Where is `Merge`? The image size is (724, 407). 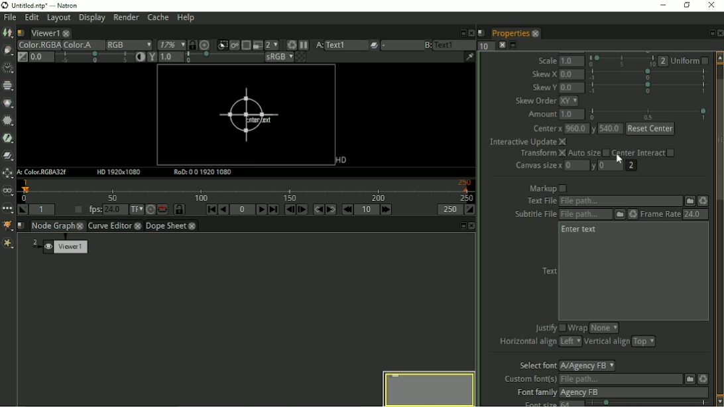 Merge is located at coordinates (9, 155).